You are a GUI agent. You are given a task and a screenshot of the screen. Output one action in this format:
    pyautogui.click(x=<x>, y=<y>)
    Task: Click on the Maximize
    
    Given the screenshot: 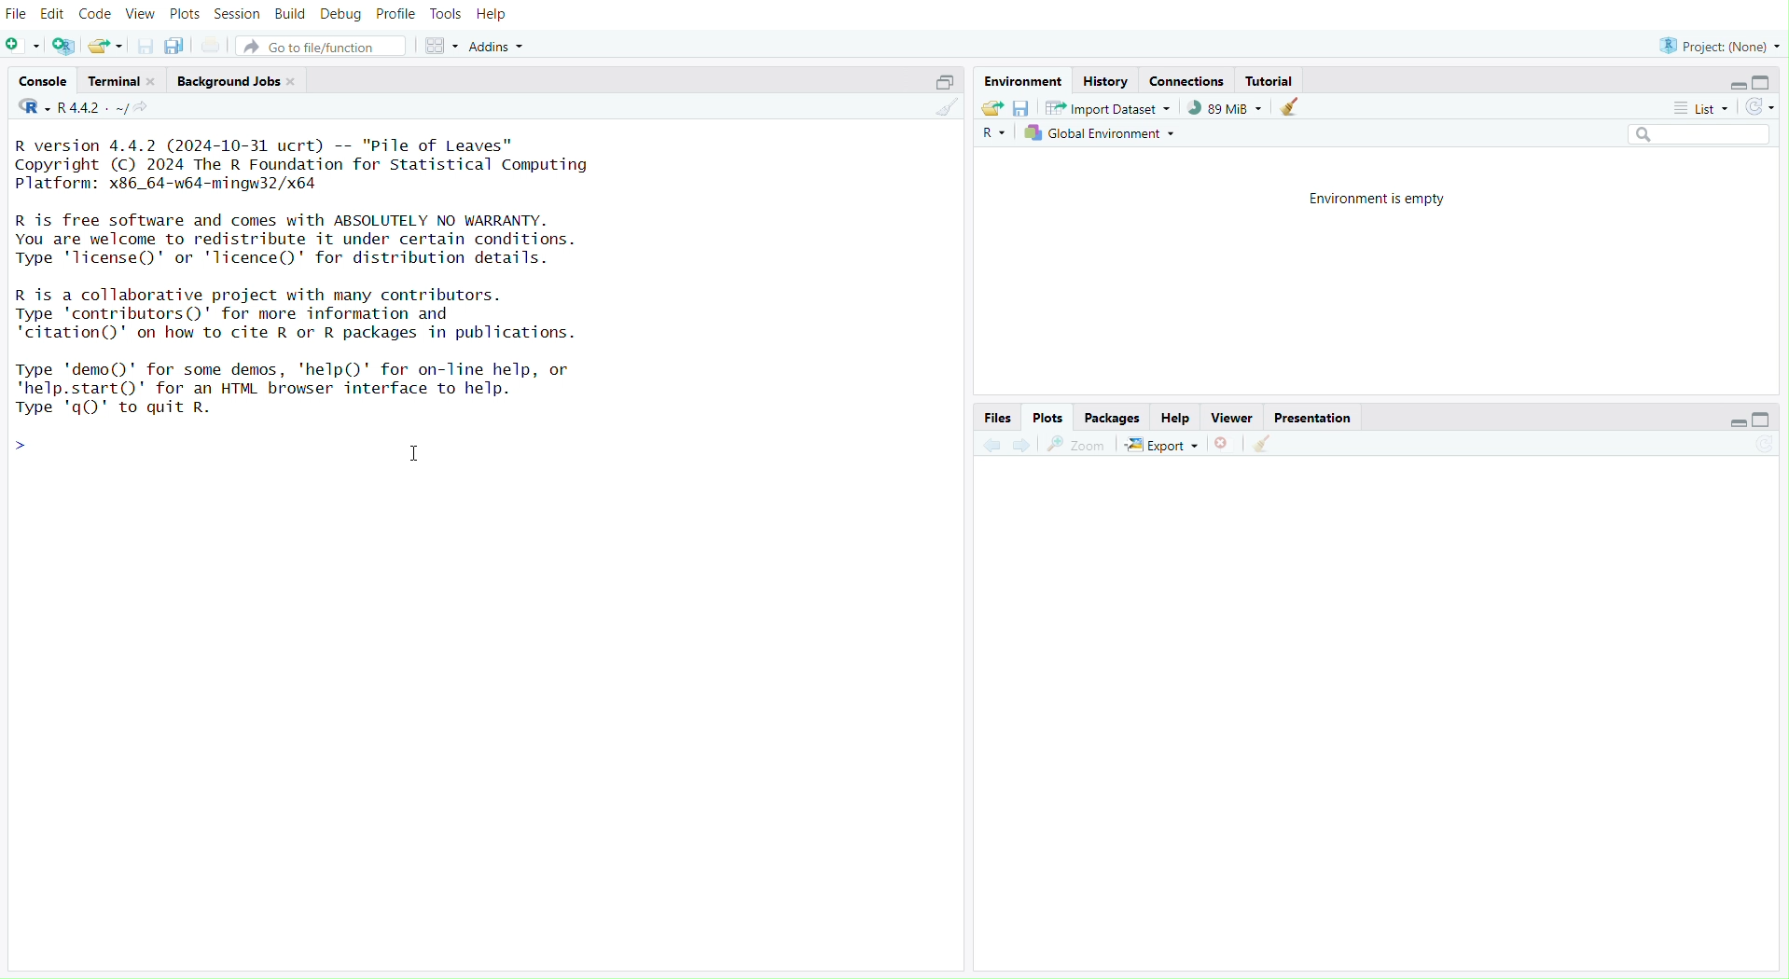 What is the action you would take?
    pyautogui.click(x=943, y=79)
    